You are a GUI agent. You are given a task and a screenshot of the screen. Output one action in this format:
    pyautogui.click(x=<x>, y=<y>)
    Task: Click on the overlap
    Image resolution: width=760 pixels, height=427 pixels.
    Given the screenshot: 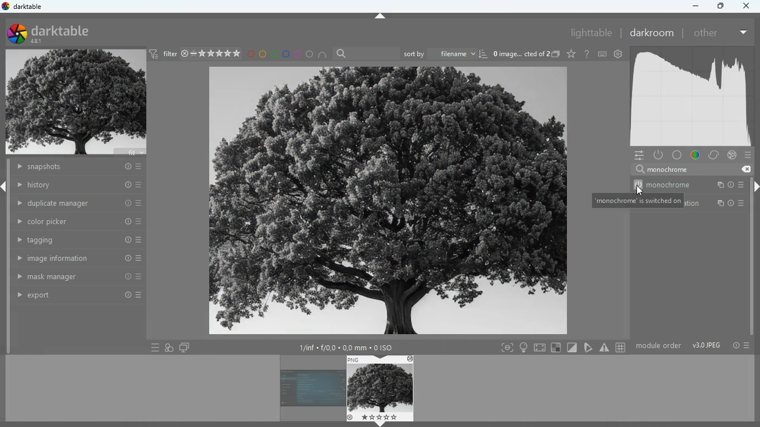 What is the action you would take?
    pyautogui.click(x=170, y=348)
    